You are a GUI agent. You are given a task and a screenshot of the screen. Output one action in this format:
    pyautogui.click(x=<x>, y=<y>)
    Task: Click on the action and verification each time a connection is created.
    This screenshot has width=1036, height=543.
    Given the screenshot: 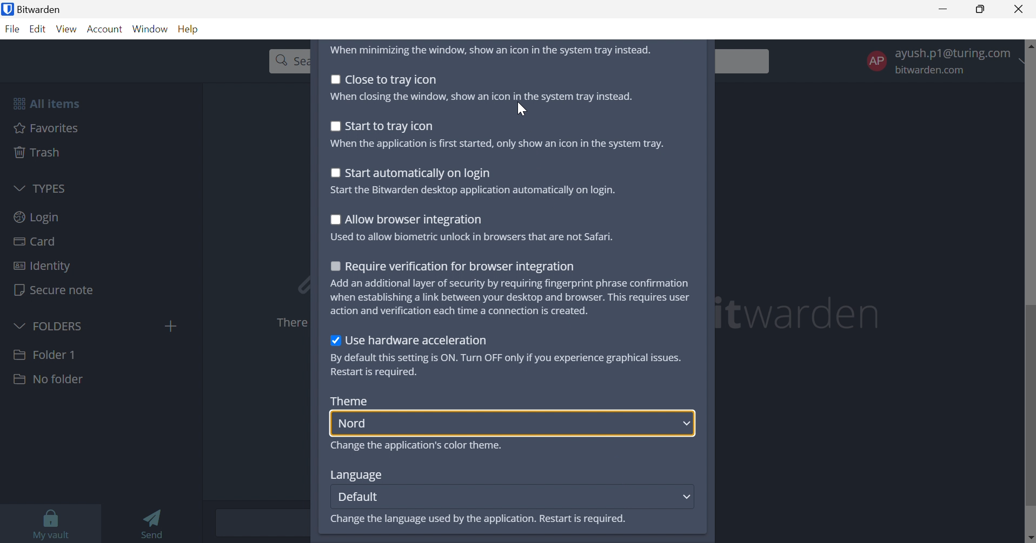 What is the action you would take?
    pyautogui.click(x=461, y=311)
    